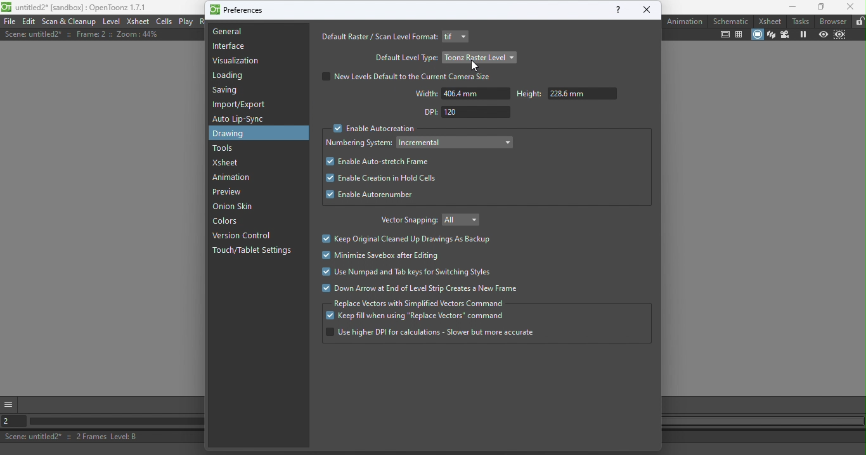 The width and height of the screenshot is (866, 455). What do you see at coordinates (768, 20) in the screenshot?
I see `Xsheet` at bounding box center [768, 20].